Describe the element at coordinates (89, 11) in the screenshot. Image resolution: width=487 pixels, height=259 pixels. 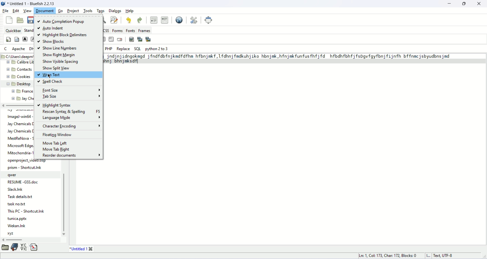
I see `tools` at that location.